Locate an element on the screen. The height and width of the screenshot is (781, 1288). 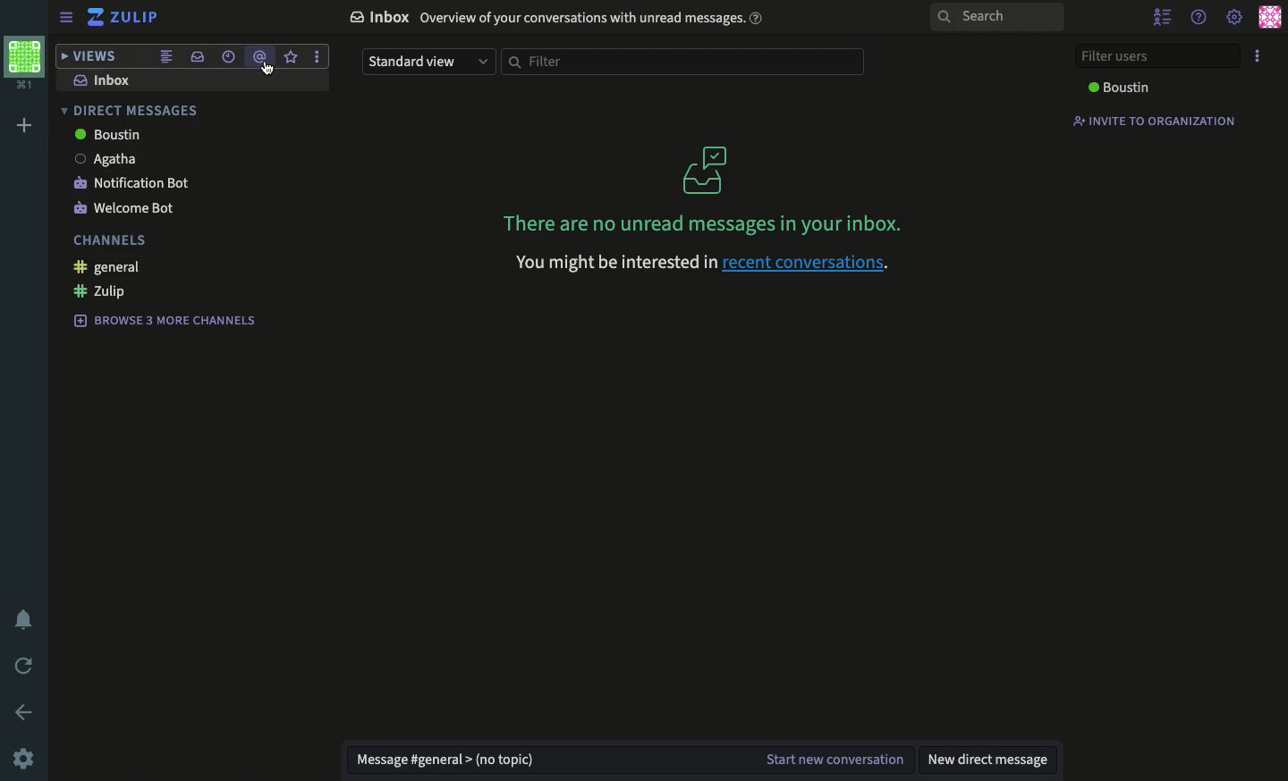
settings is located at coordinates (1233, 18).